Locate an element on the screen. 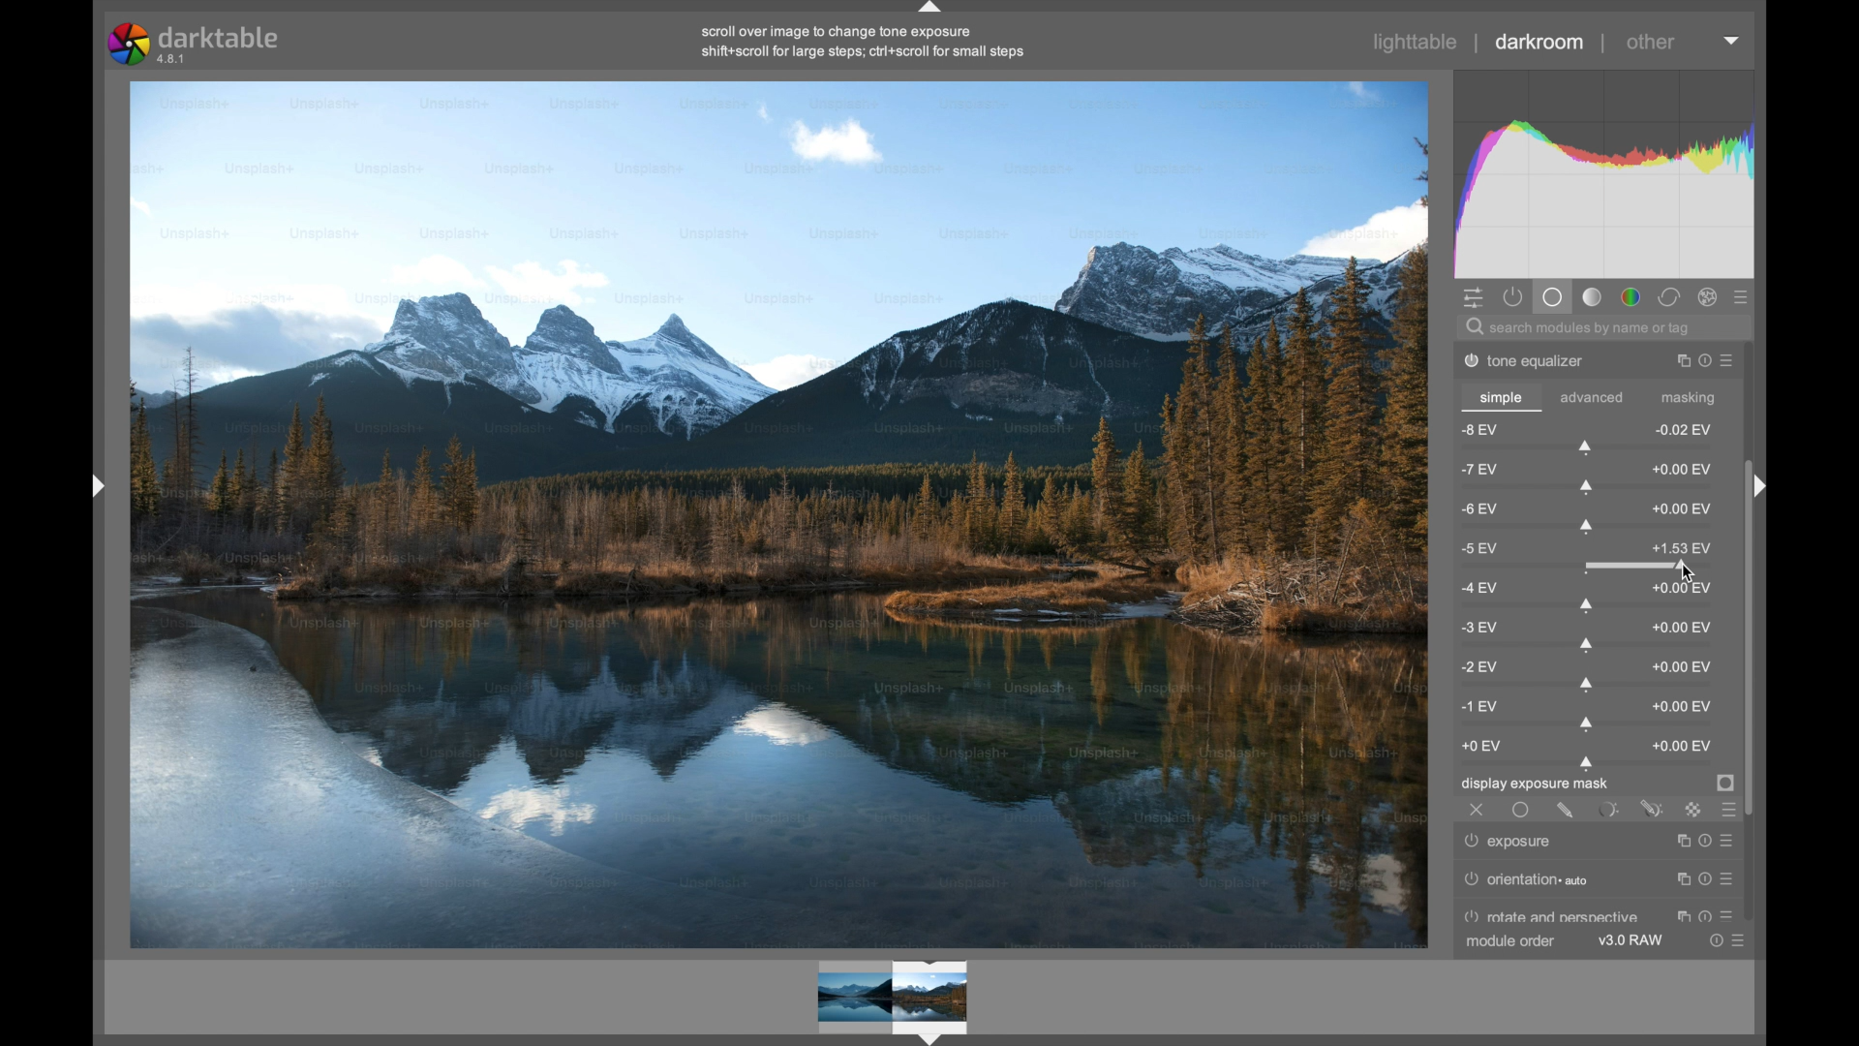  video preview is located at coordinates (777, 513).